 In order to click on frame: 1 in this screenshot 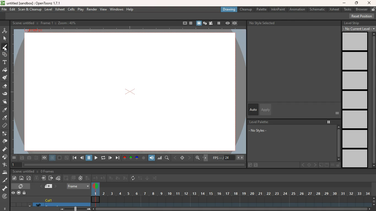, I will do `click(46, 23)`.